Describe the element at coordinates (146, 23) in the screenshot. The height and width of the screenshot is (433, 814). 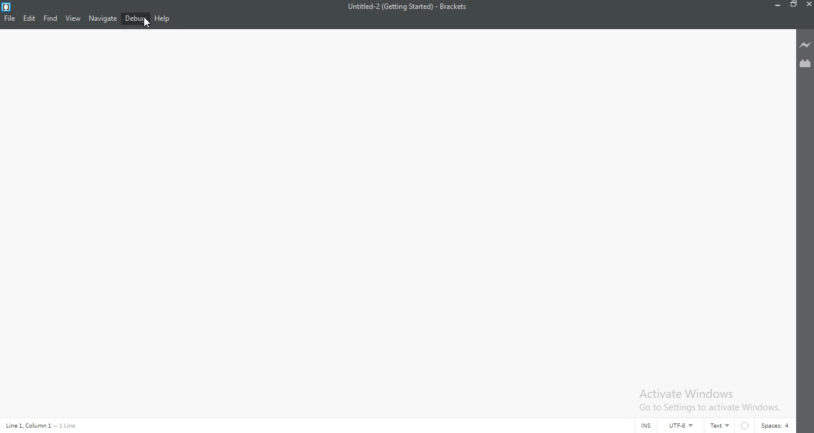
I see `Cursor` at that location.